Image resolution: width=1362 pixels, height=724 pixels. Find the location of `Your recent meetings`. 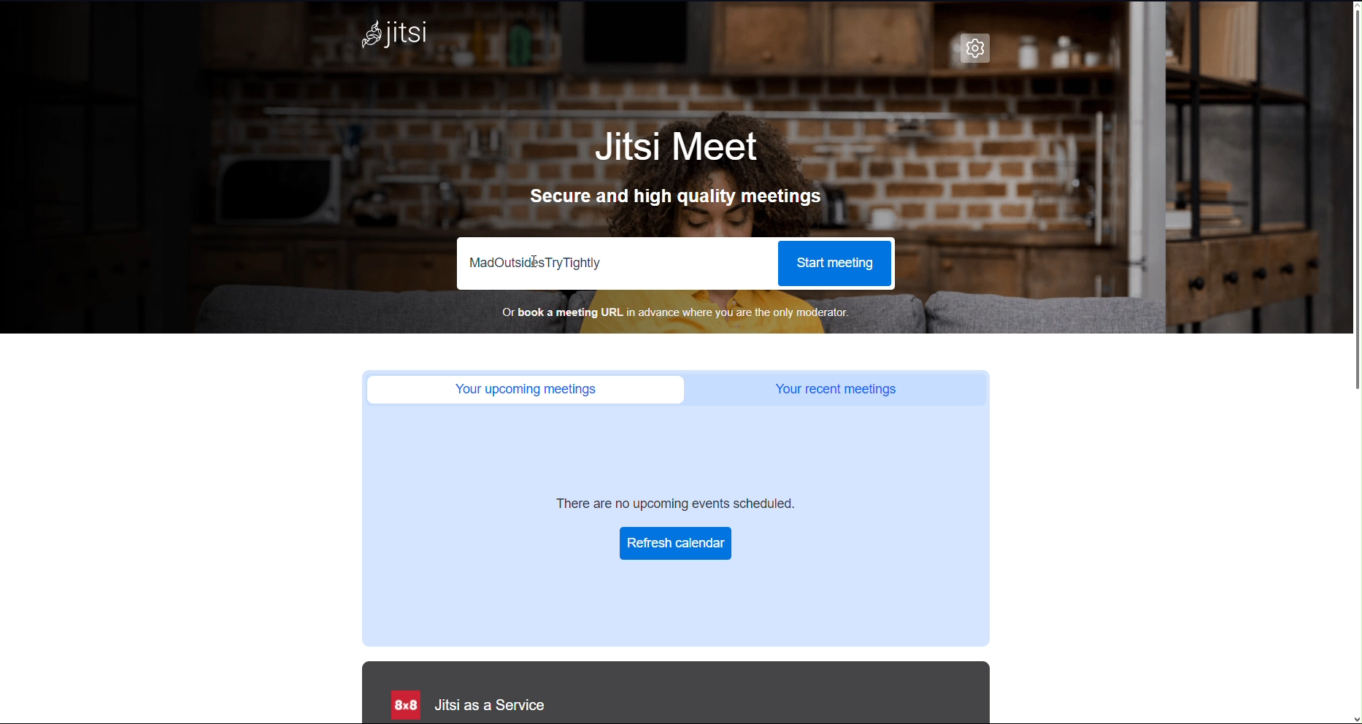

Your recent meetings is located at coordinates (837, 388).